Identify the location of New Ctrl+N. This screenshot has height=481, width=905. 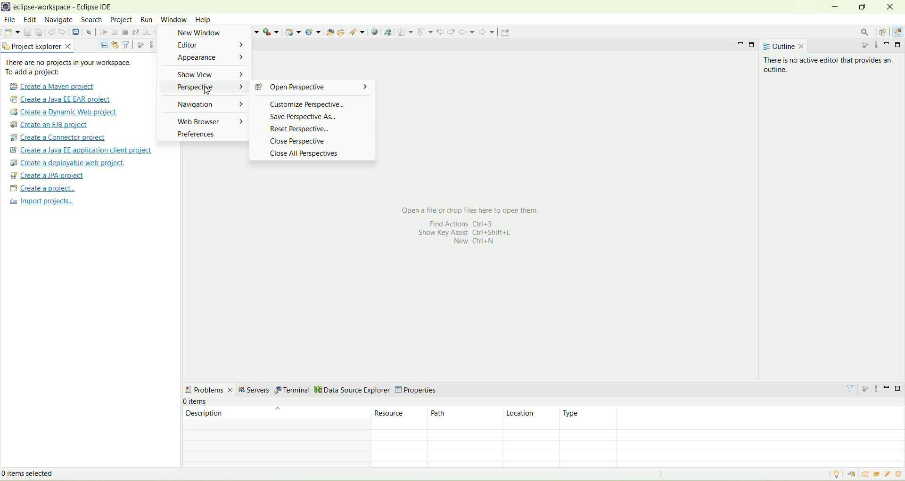
(469, 241).